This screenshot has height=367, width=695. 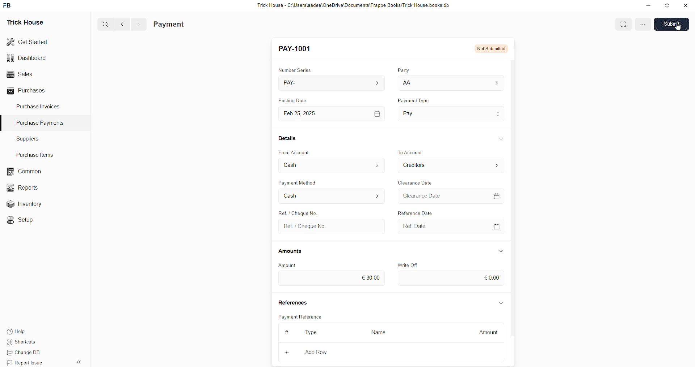 What do you see at coordinates (421, 166) in the screenshot?
I see `Creditors` at bounding box center [421, 166].